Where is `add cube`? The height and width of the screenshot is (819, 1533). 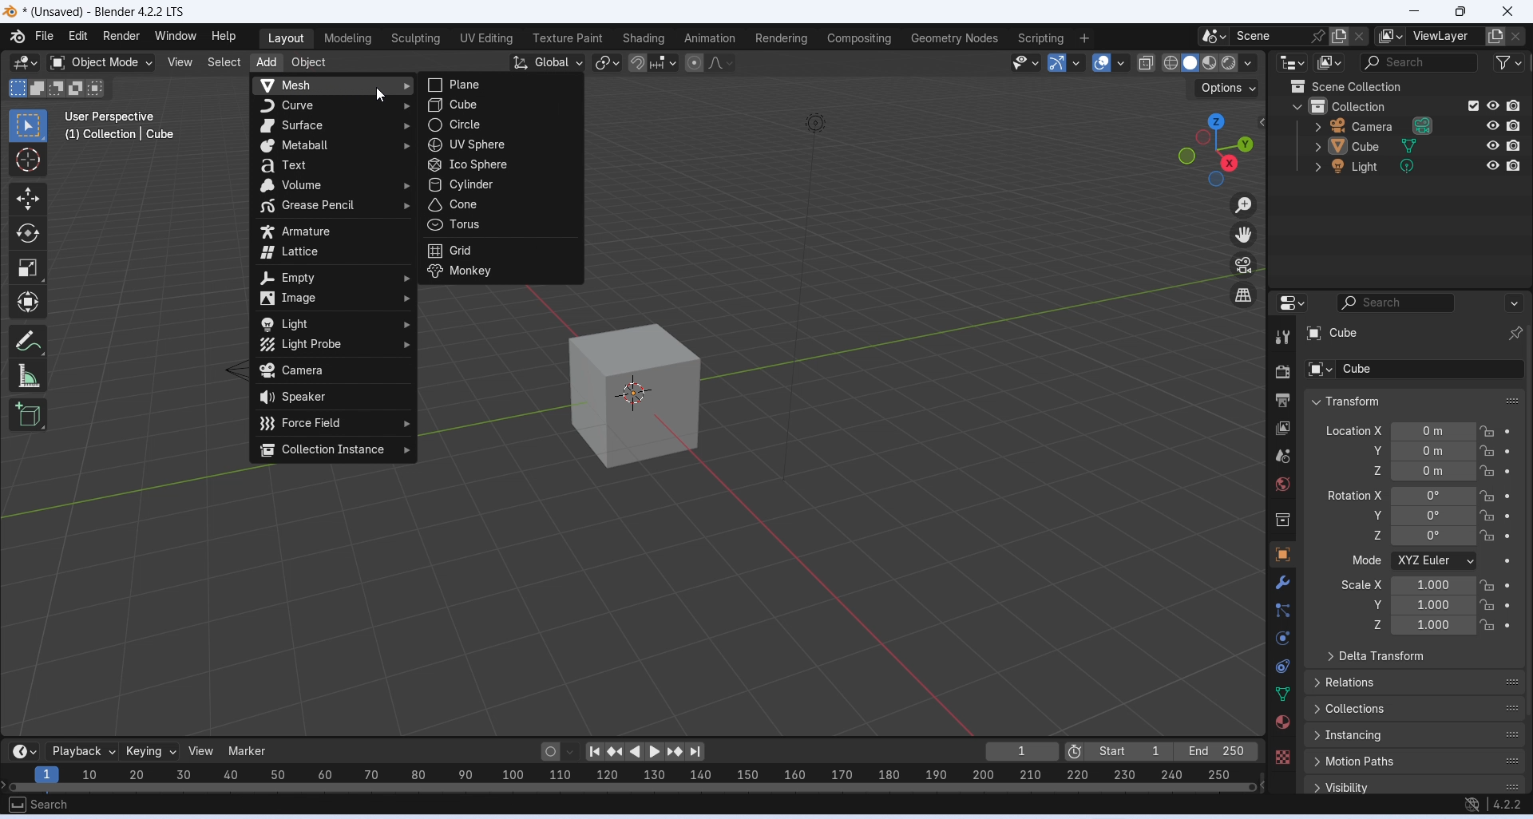
add cube is located at coordinates (29, 414).